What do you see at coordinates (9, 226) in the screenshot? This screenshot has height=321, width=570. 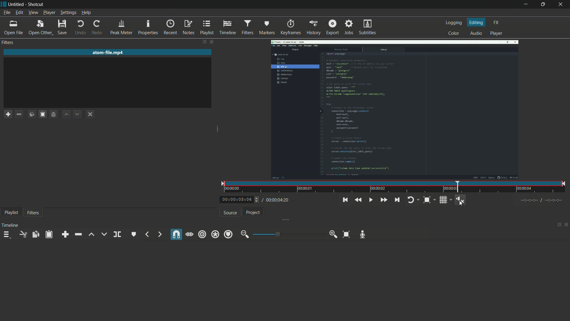 I see `timeline` at bounding box center [9, 226].